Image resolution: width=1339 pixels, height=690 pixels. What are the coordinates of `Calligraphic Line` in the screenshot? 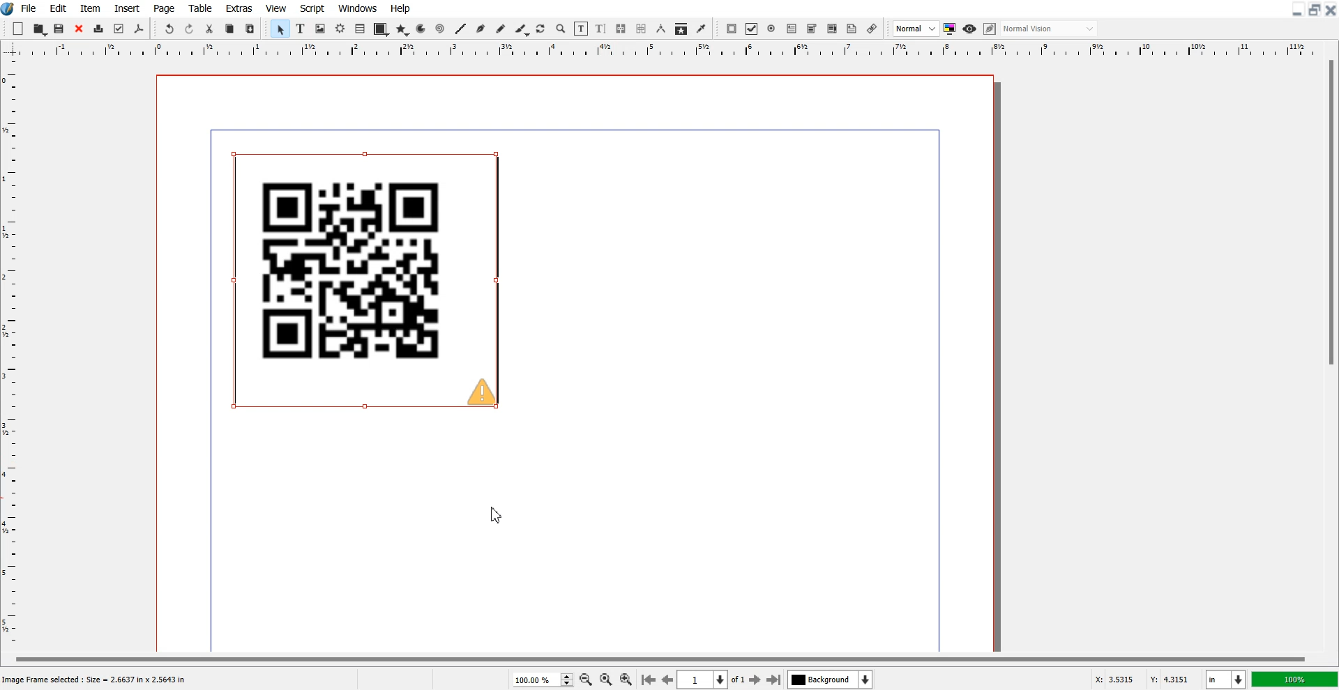 It's located at (521, 29).